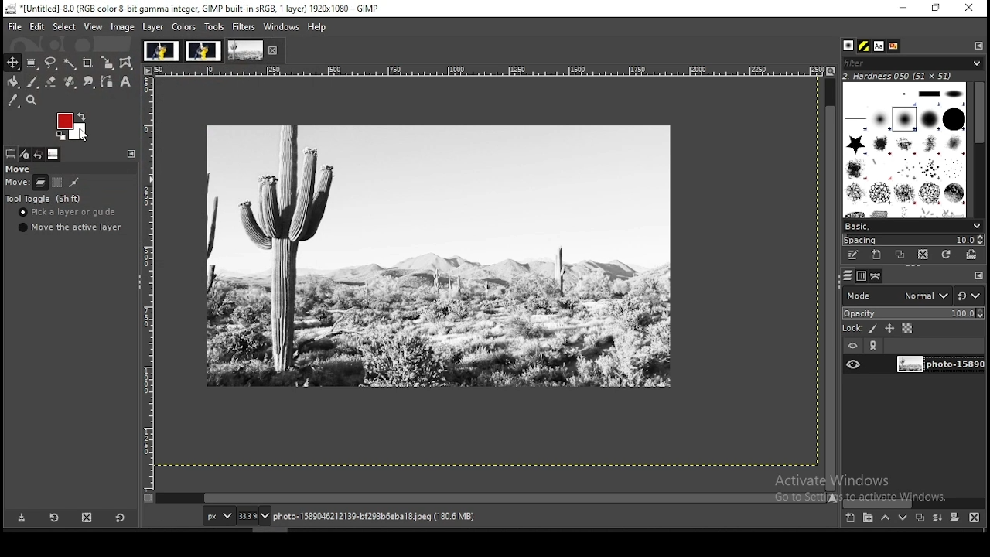 This screenshot has width=990, height=557. What do you see at coordinates (863, 276) in the screenshot?
I see `channels` at bounding box center [863, 276].